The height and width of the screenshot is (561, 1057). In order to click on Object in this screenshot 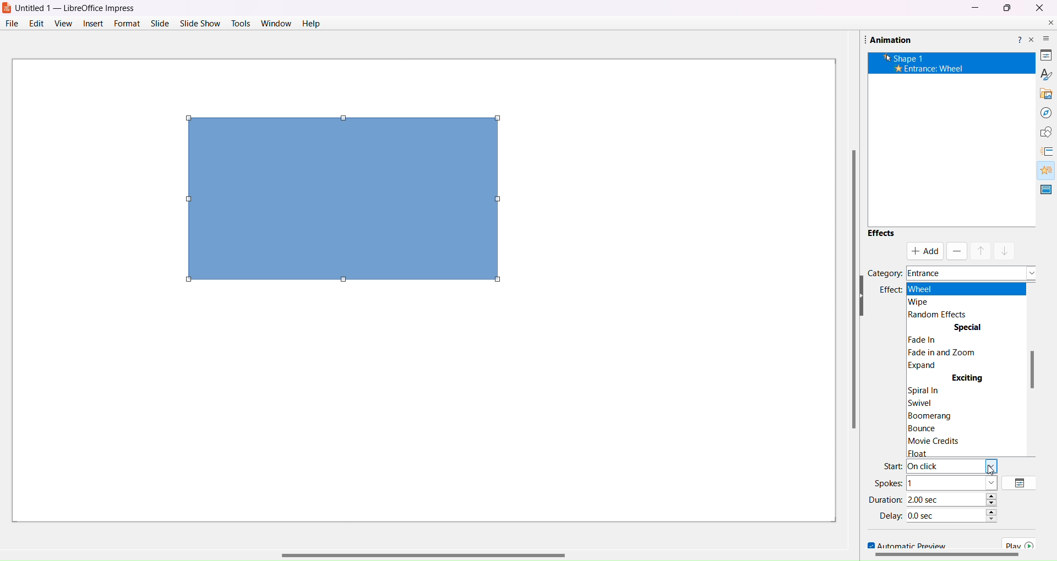, I will do `click(341, 200)`.